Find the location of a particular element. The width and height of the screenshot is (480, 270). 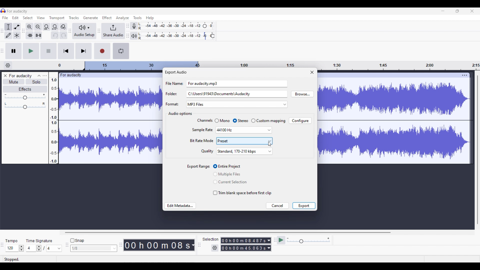

Track name - For audacity is located at coordinates (21, 76).